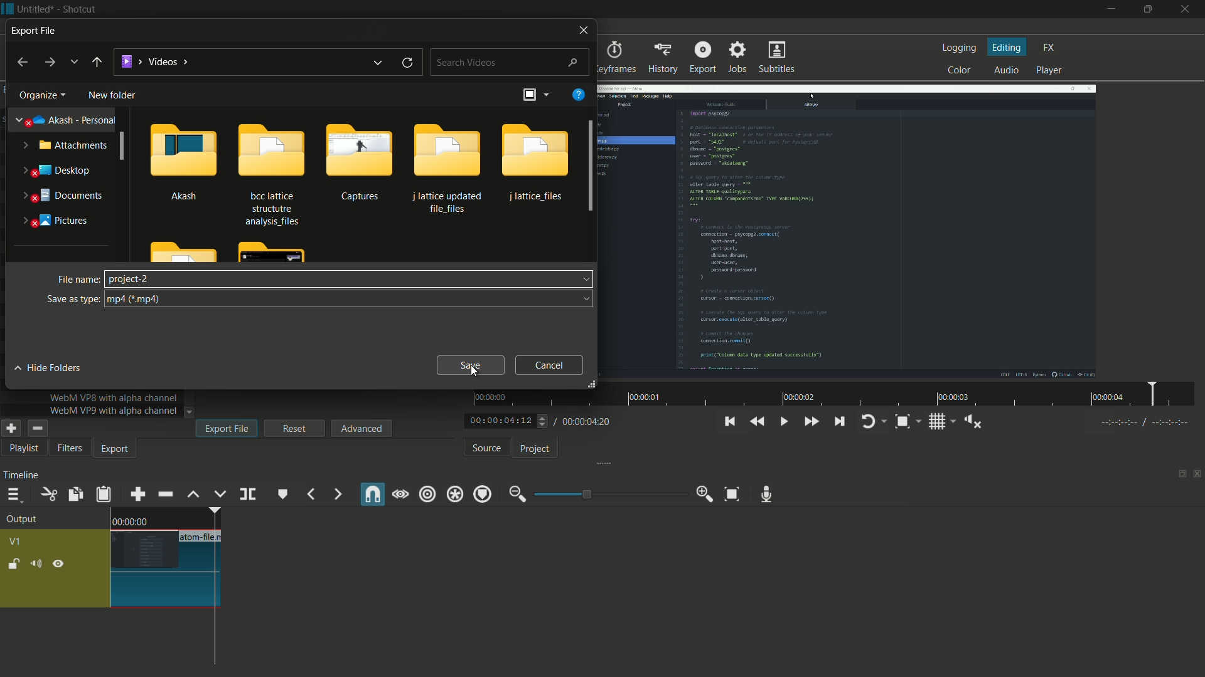 The width and height of the screenshot is (1205, 677). What do you see at coordinates (70, 449) in the screenshot?
I see `filters` at bounding box center [70, 449].